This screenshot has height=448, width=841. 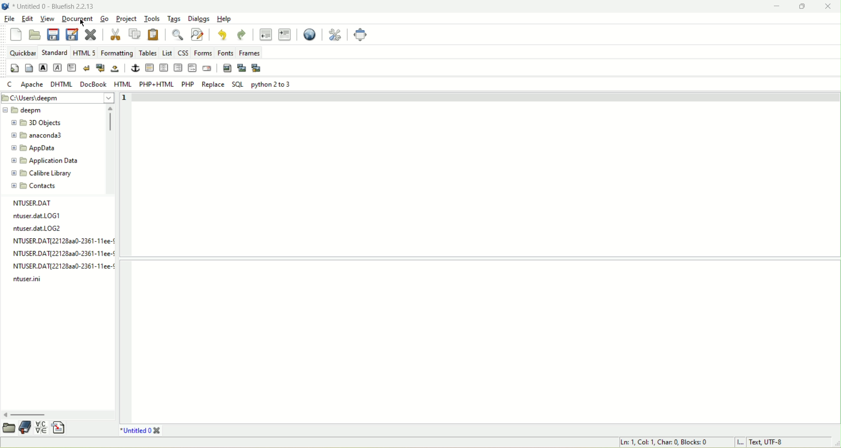 I want to click on close, so click(x=157, y=430).